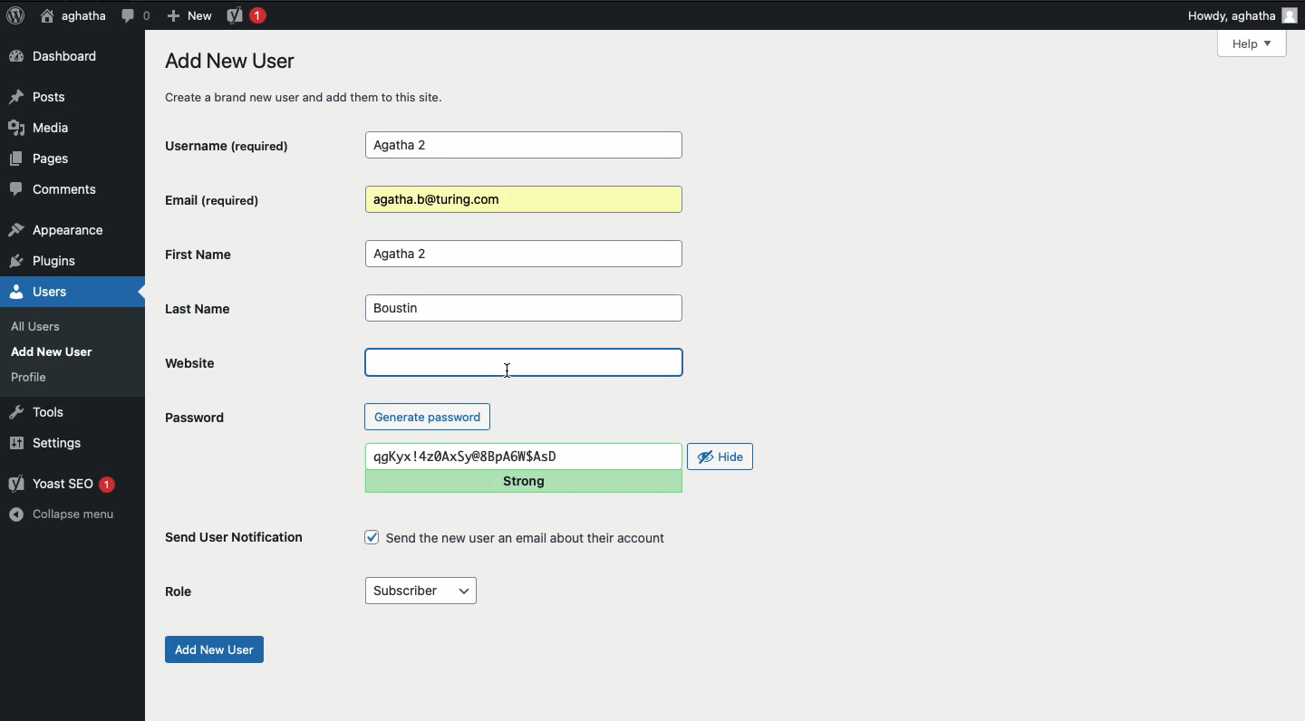 This screenshot has width=1305, height=721. What do you see at coordinates (70, 15) in the screenshot?
I see `aghatha` at bounding box center [70, 15].